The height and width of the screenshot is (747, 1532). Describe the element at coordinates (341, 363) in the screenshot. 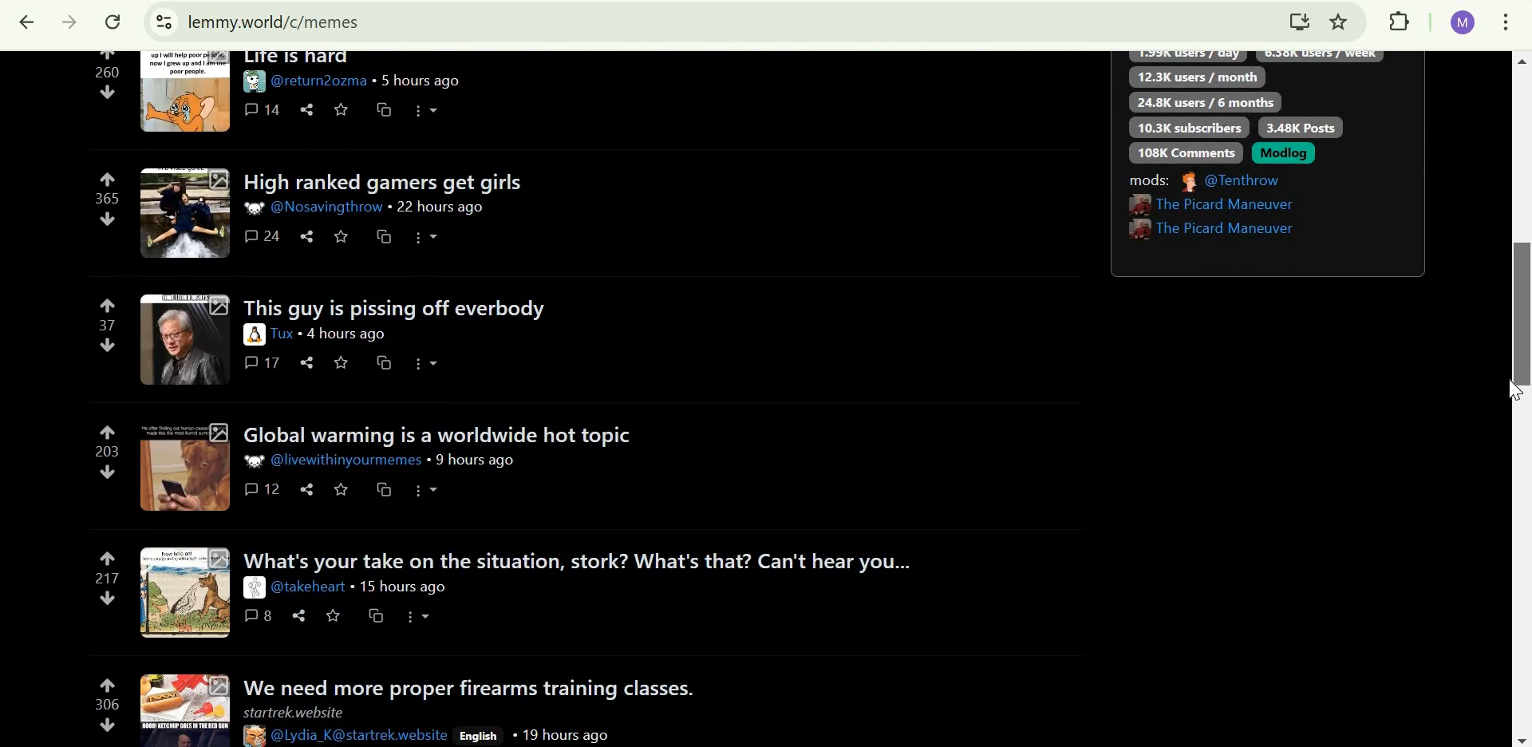

I see `save` at that location.